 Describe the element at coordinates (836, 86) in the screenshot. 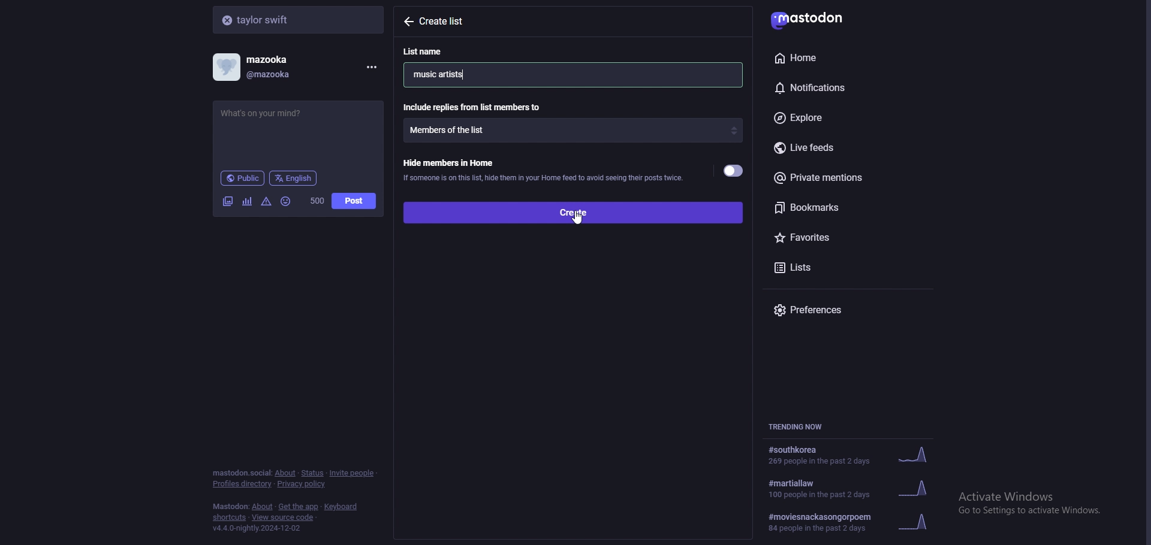

I see `notifications` at that location.